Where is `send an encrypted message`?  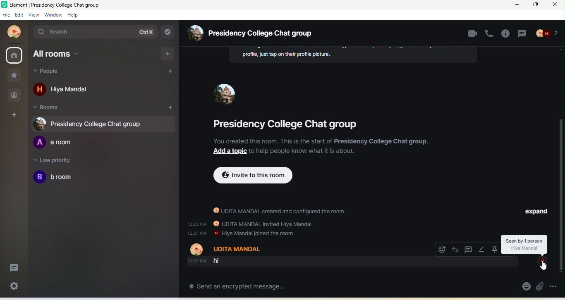
send an encrypted message is located at coordinates (251, 286).